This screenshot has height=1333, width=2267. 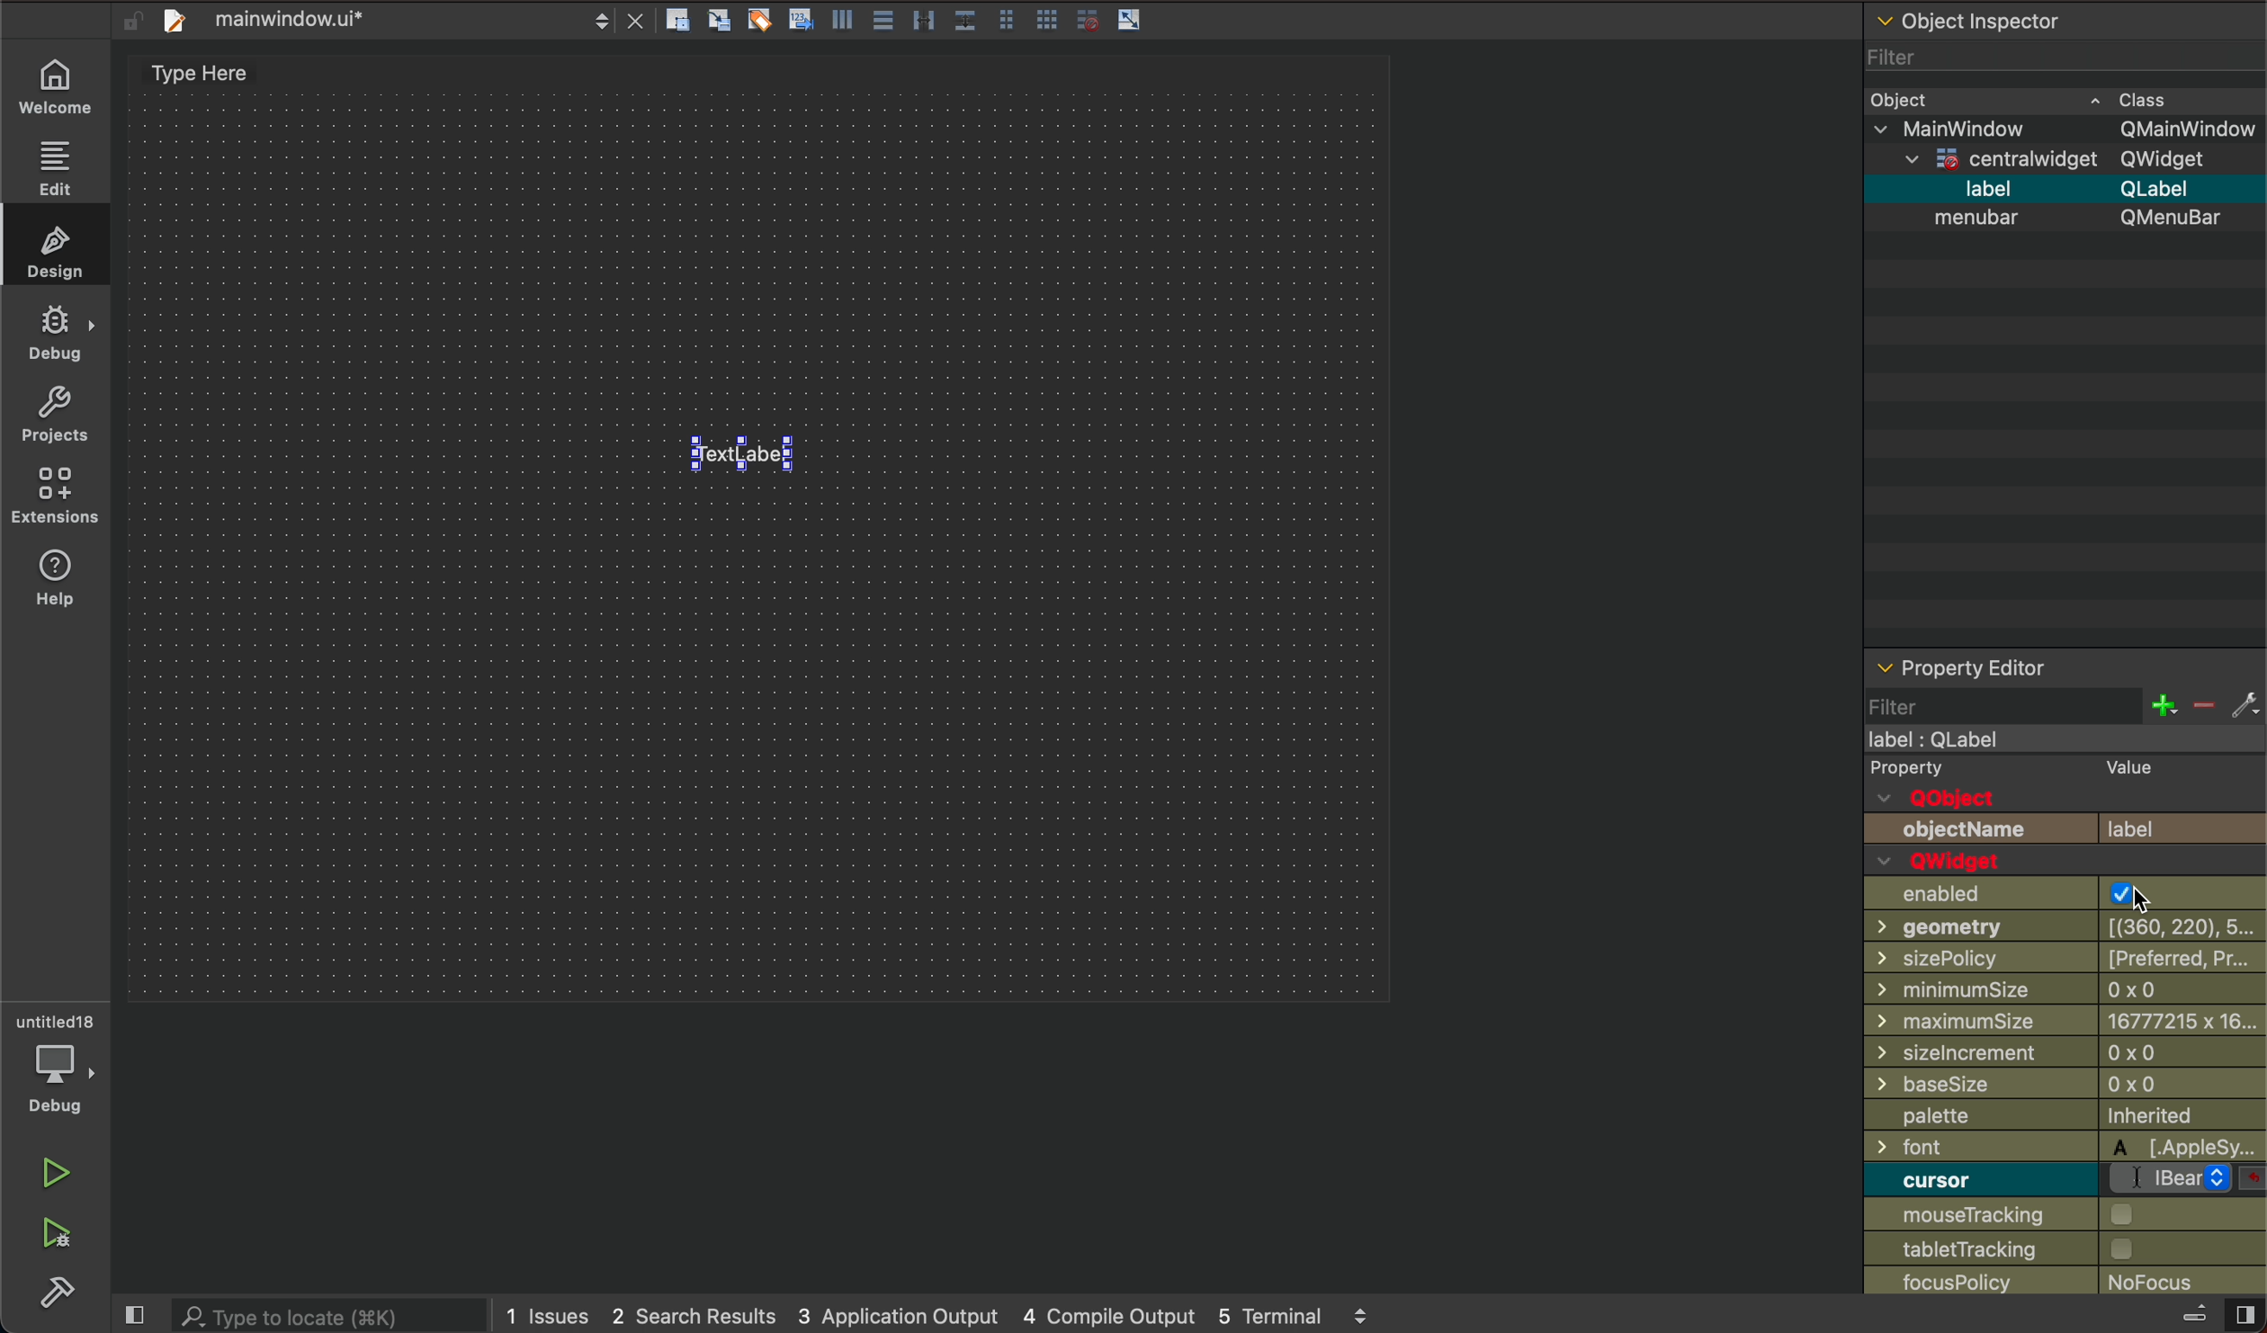 What do you see at coordinates (54, 1294) in the screenshot?
I see `build` at bounding box center [54, 1294].